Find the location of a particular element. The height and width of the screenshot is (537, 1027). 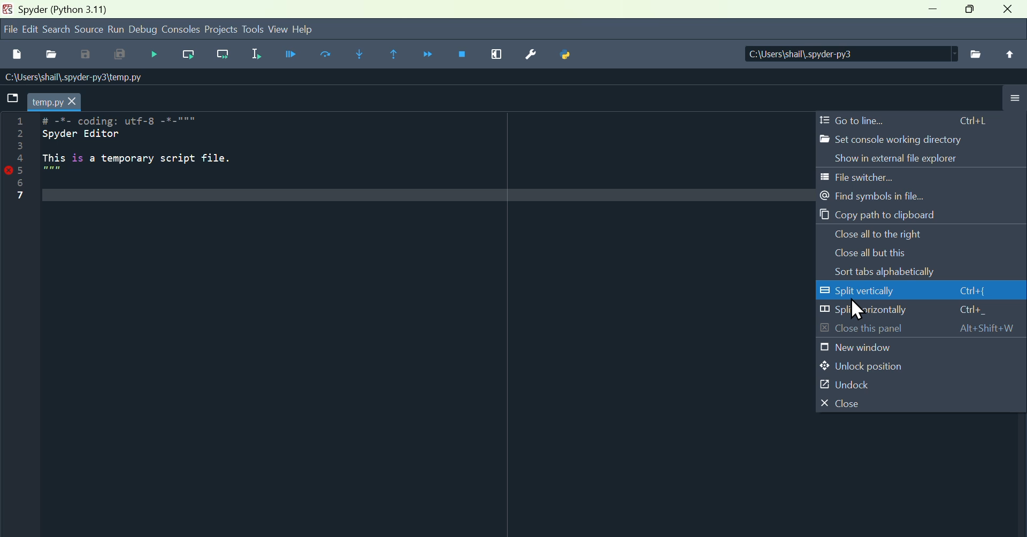

close is located at coordinates (1008, 11).